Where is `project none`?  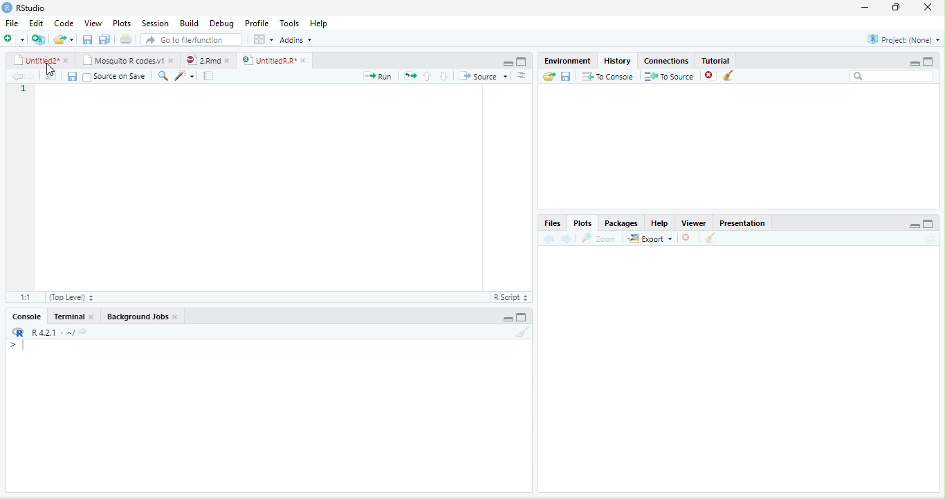 project none is located at coordinates (896, 40).